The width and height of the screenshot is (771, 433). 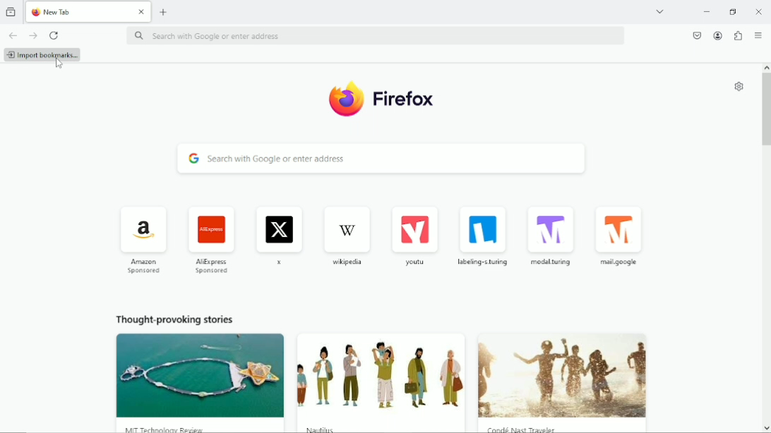 What do you see at coordinates (166, 12) in the screenshot?
I see `New tab` at bounding box center [166, 12].